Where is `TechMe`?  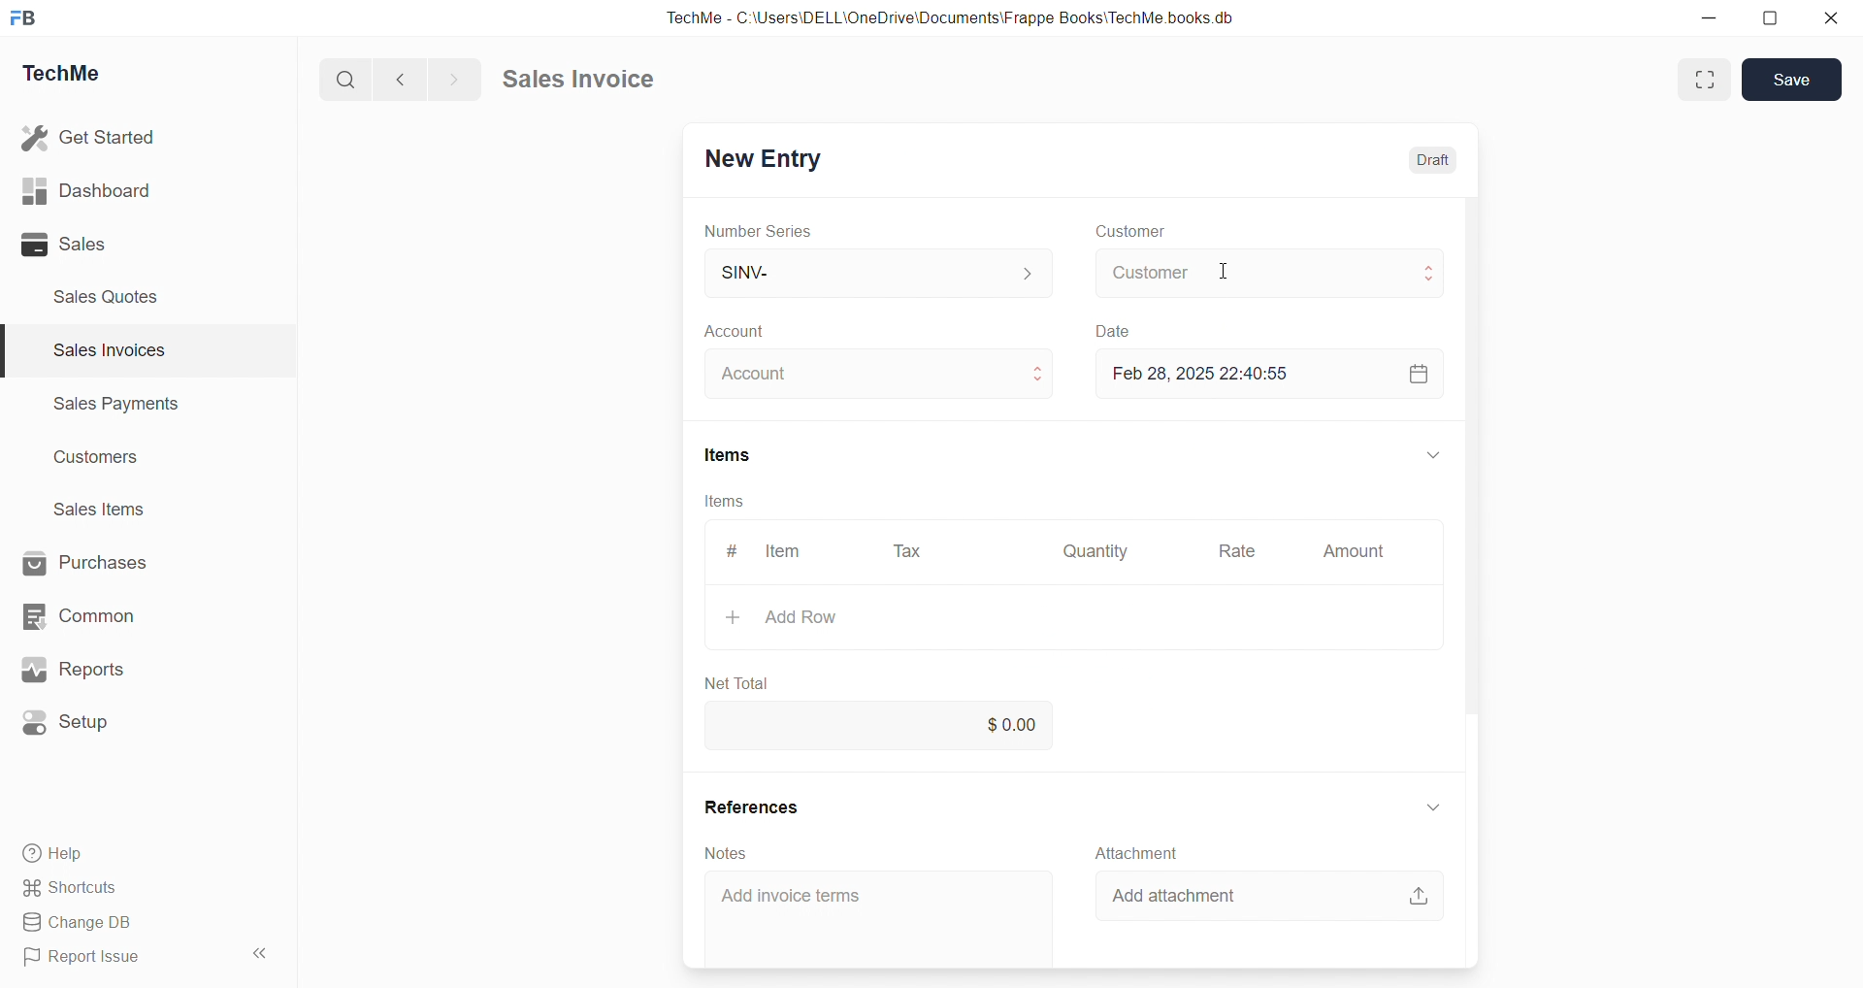
TechMe is located at coordinates (62, 74).